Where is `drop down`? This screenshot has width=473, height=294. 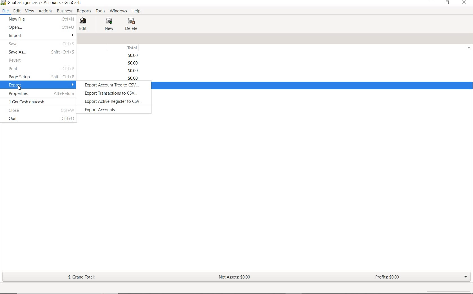 drop down is located at coordinates (73, 35).